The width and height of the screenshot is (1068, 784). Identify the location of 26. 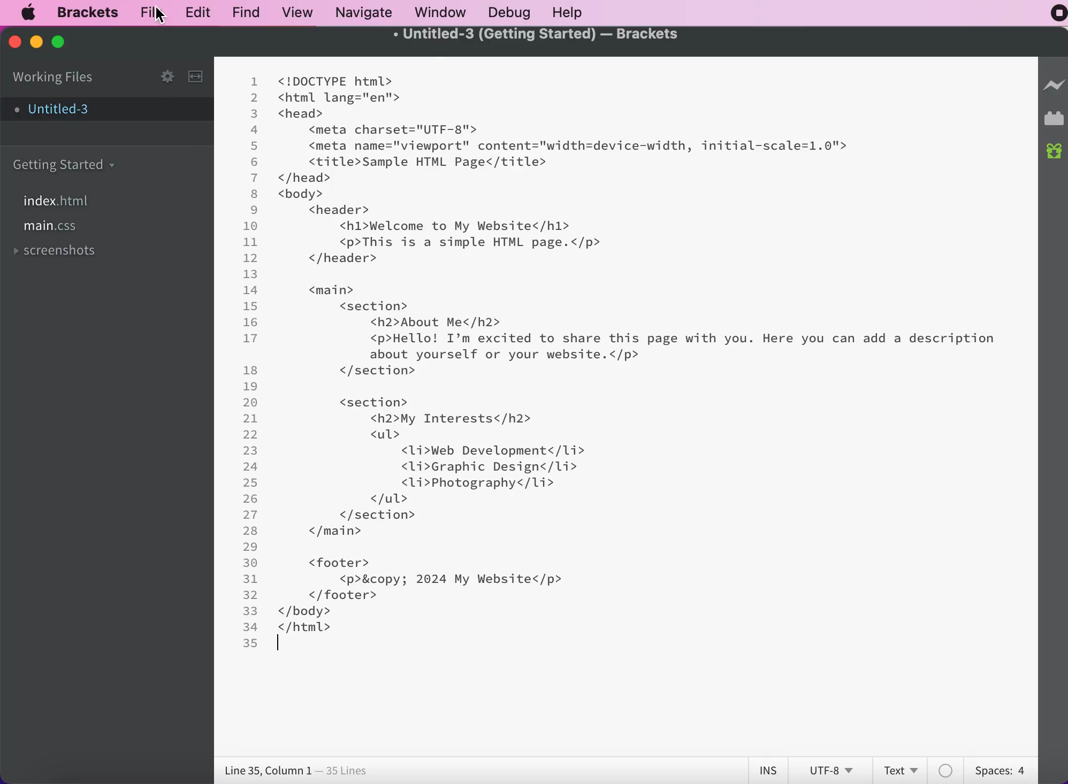
(250, 499).